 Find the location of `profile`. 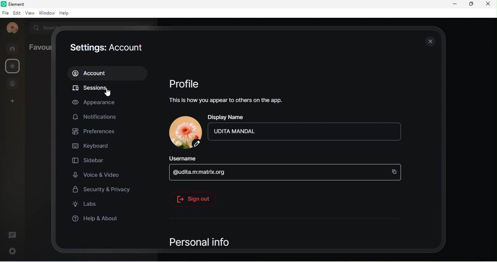

profile is located at coordinates (186, 85).